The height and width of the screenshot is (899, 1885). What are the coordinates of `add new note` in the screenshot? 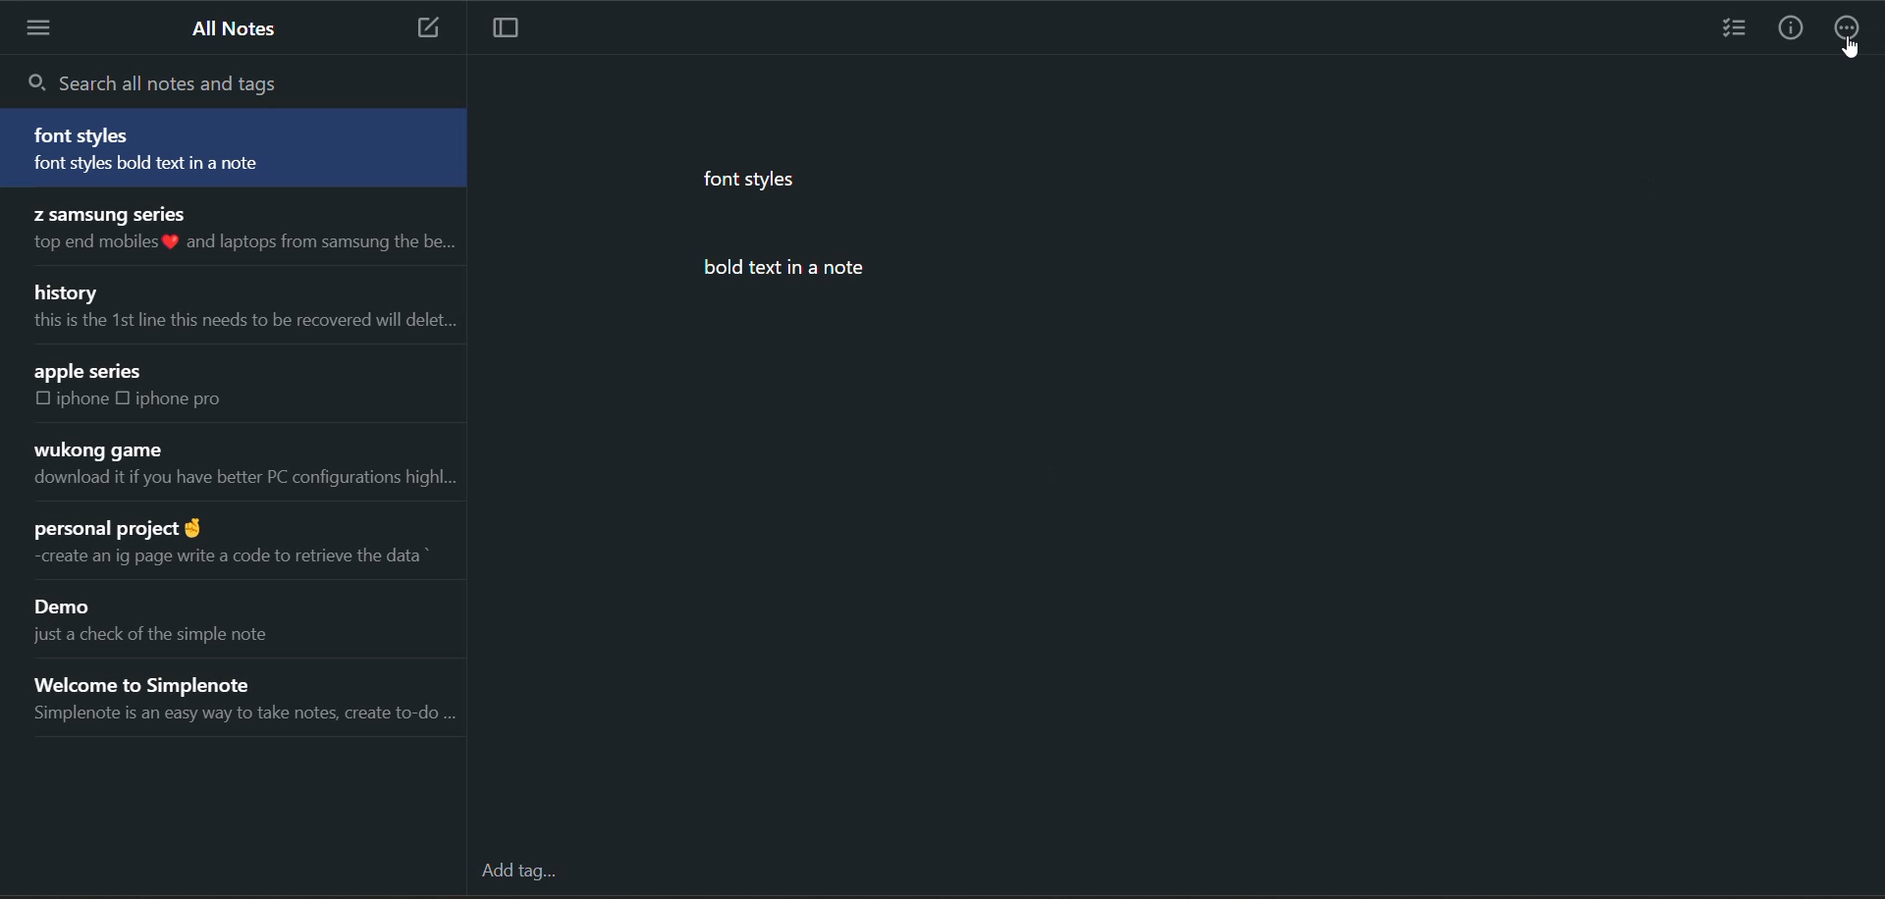 It's located at (421, 28).